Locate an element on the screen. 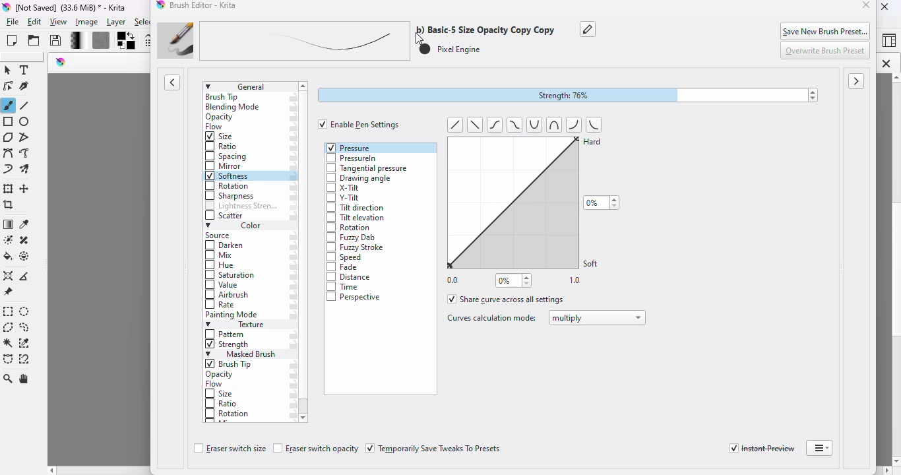 The image size is (901, 475). measure the distance between two points is located at coordinates (26, 275).